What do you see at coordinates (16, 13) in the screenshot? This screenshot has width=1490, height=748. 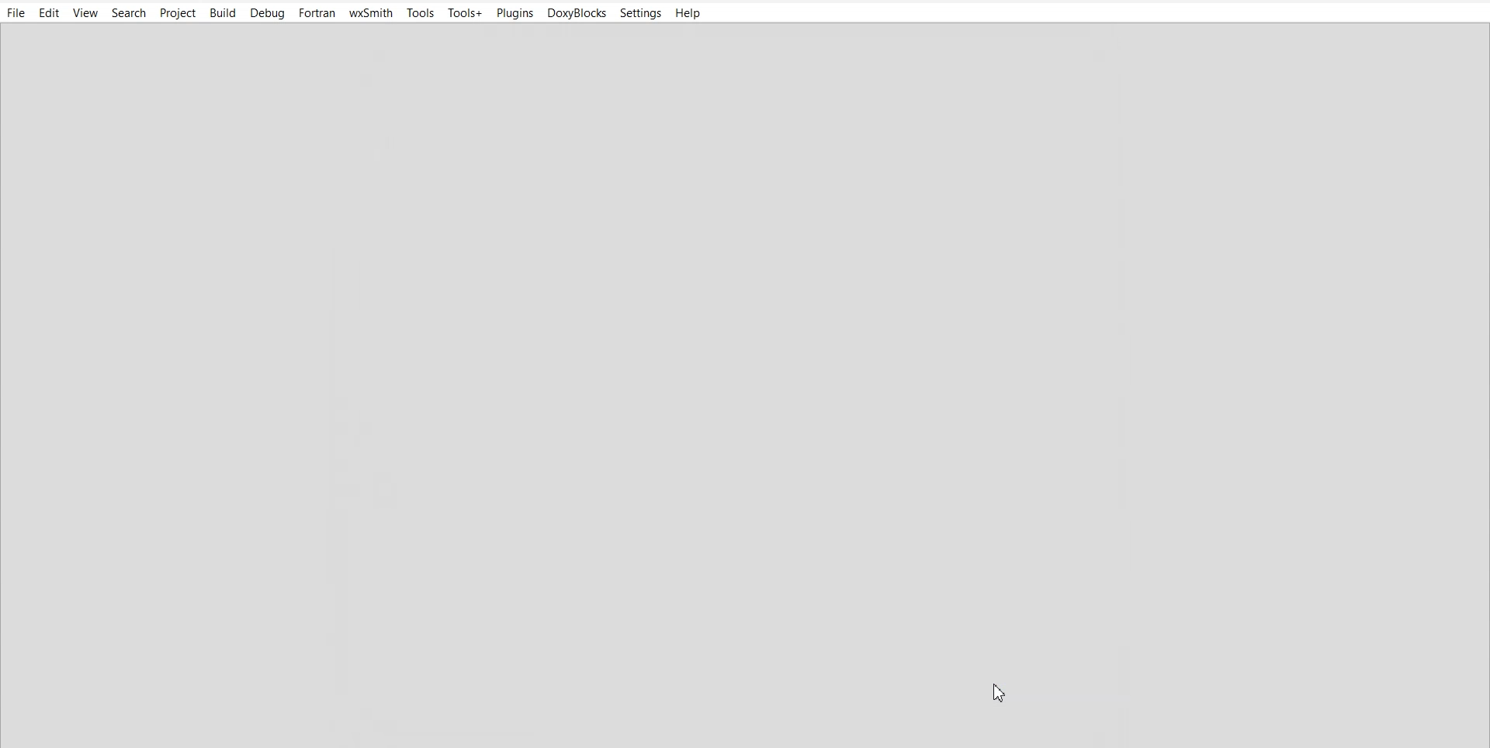 I see `File ` at bounding box center [16, 13].